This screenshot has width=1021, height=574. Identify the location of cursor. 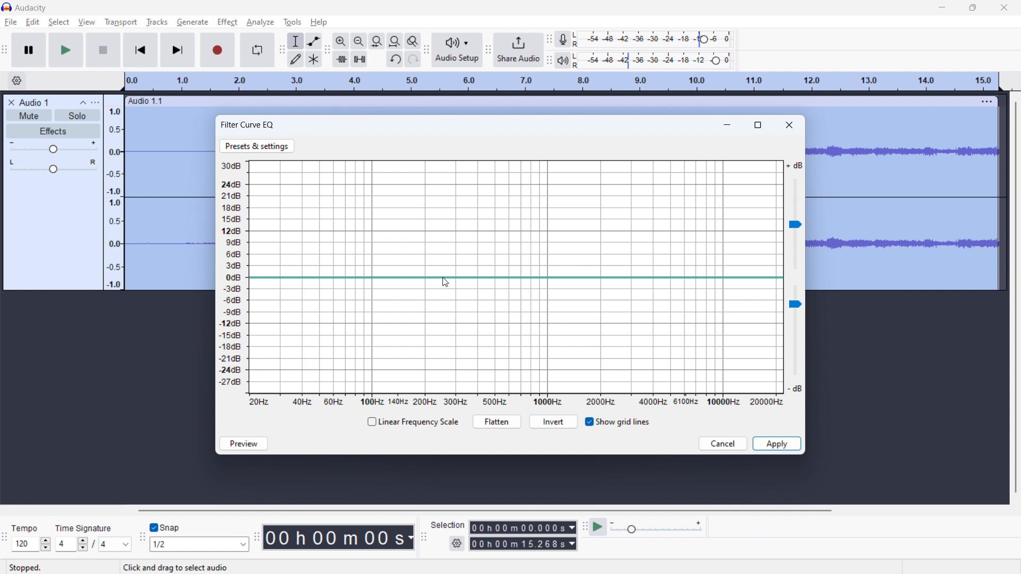
(441, 283).